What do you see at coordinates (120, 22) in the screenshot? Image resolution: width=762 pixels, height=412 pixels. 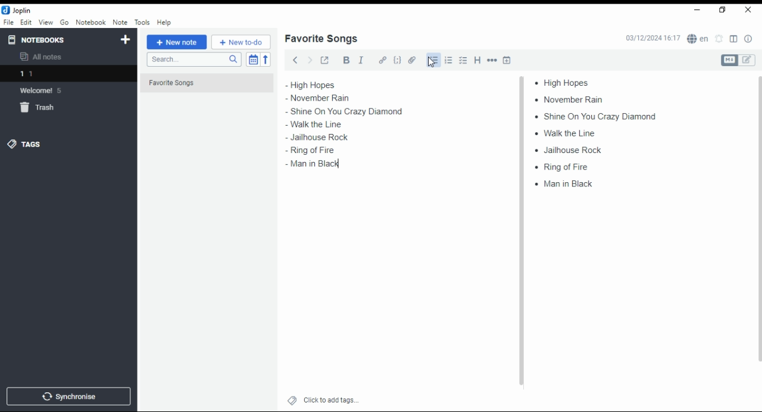 I see `note` at bounding box center [120, 22].